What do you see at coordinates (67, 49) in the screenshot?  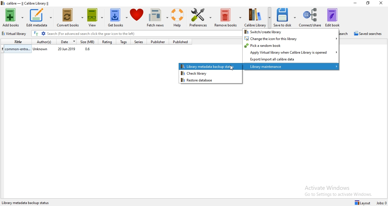 I see `20 Jun 2019` at bounding box center [67, 49].